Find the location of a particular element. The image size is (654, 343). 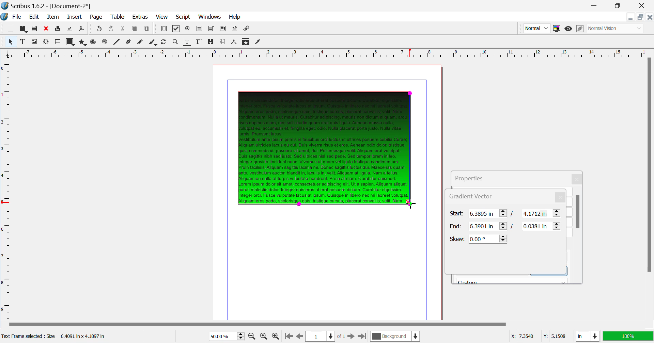

Skew is located at coordinates (479, 239).